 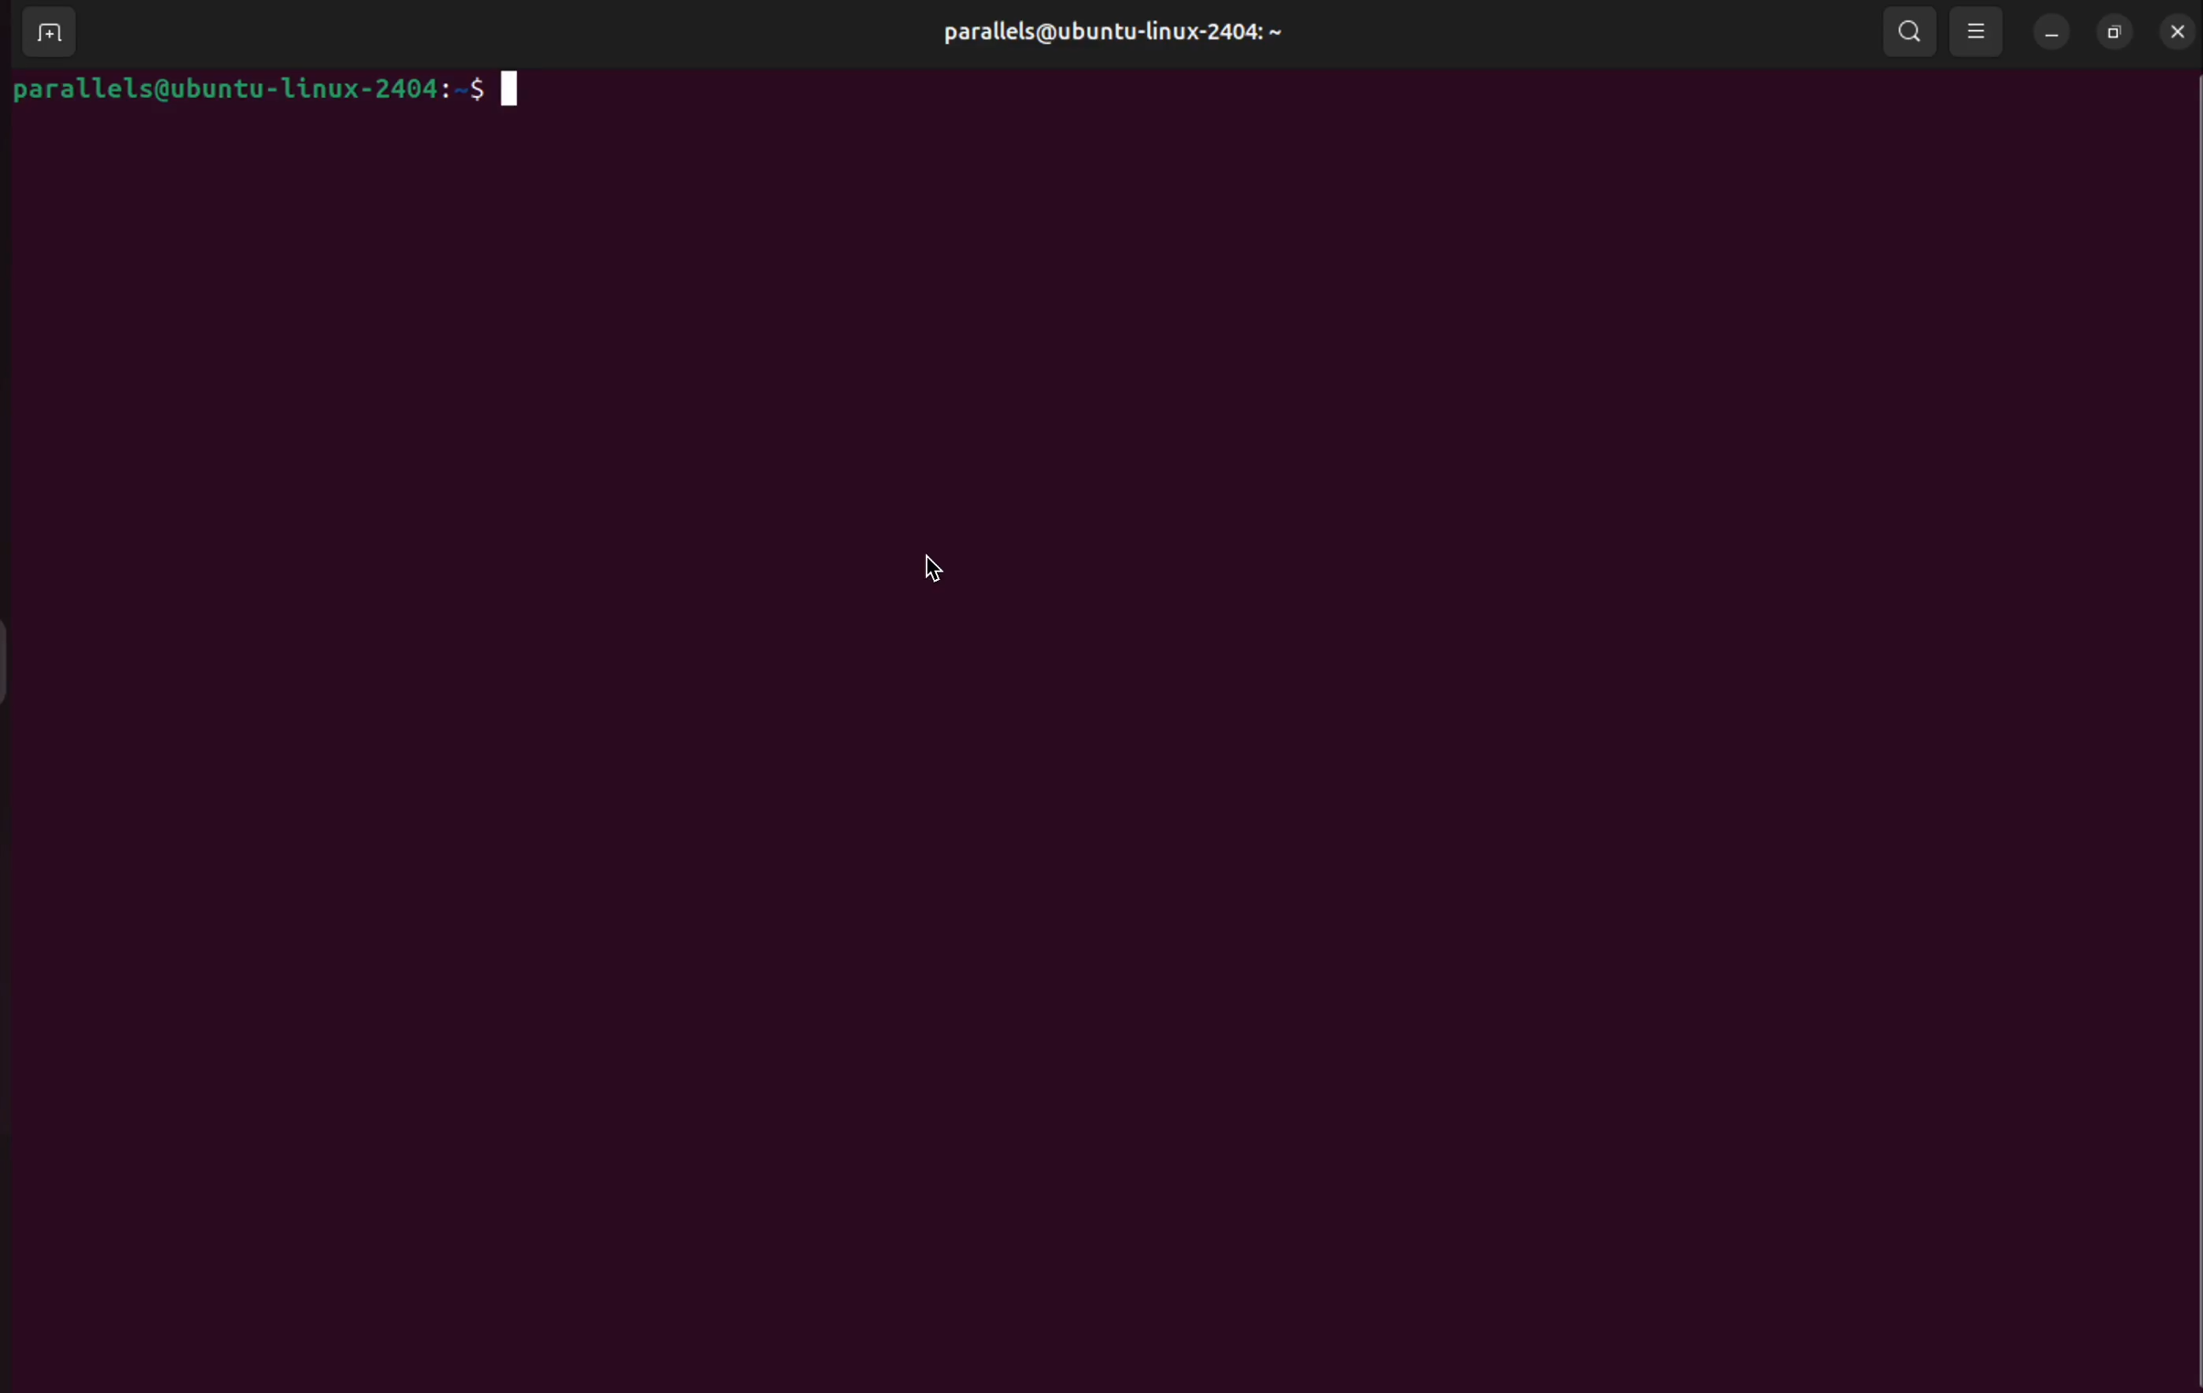 I want to click on Scroll bar, so click(x=2185, y=727).